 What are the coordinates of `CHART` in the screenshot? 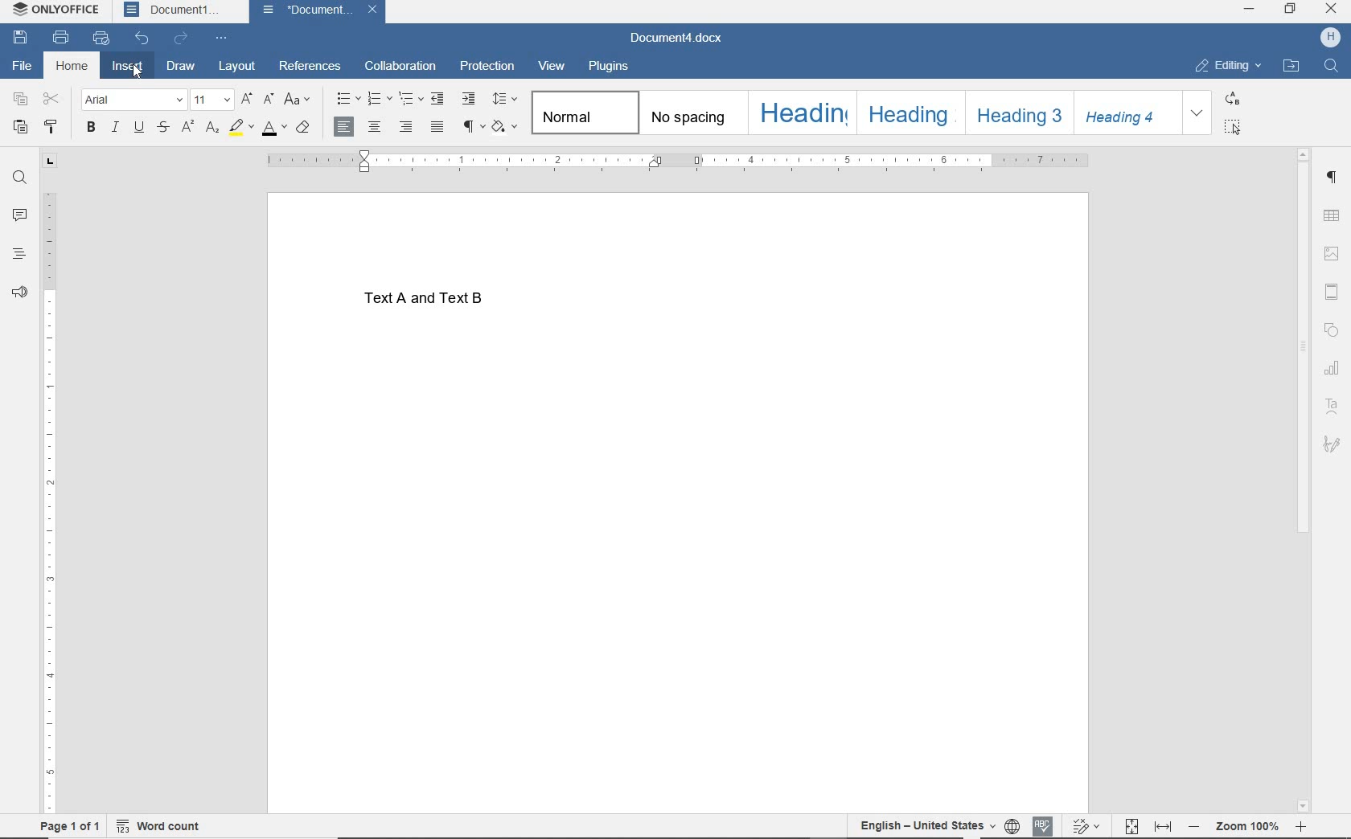 It's located at (1332, 367).